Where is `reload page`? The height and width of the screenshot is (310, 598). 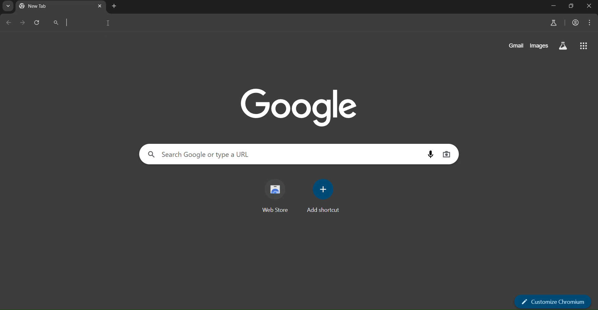 reload page is located at coordinates (36, 21).